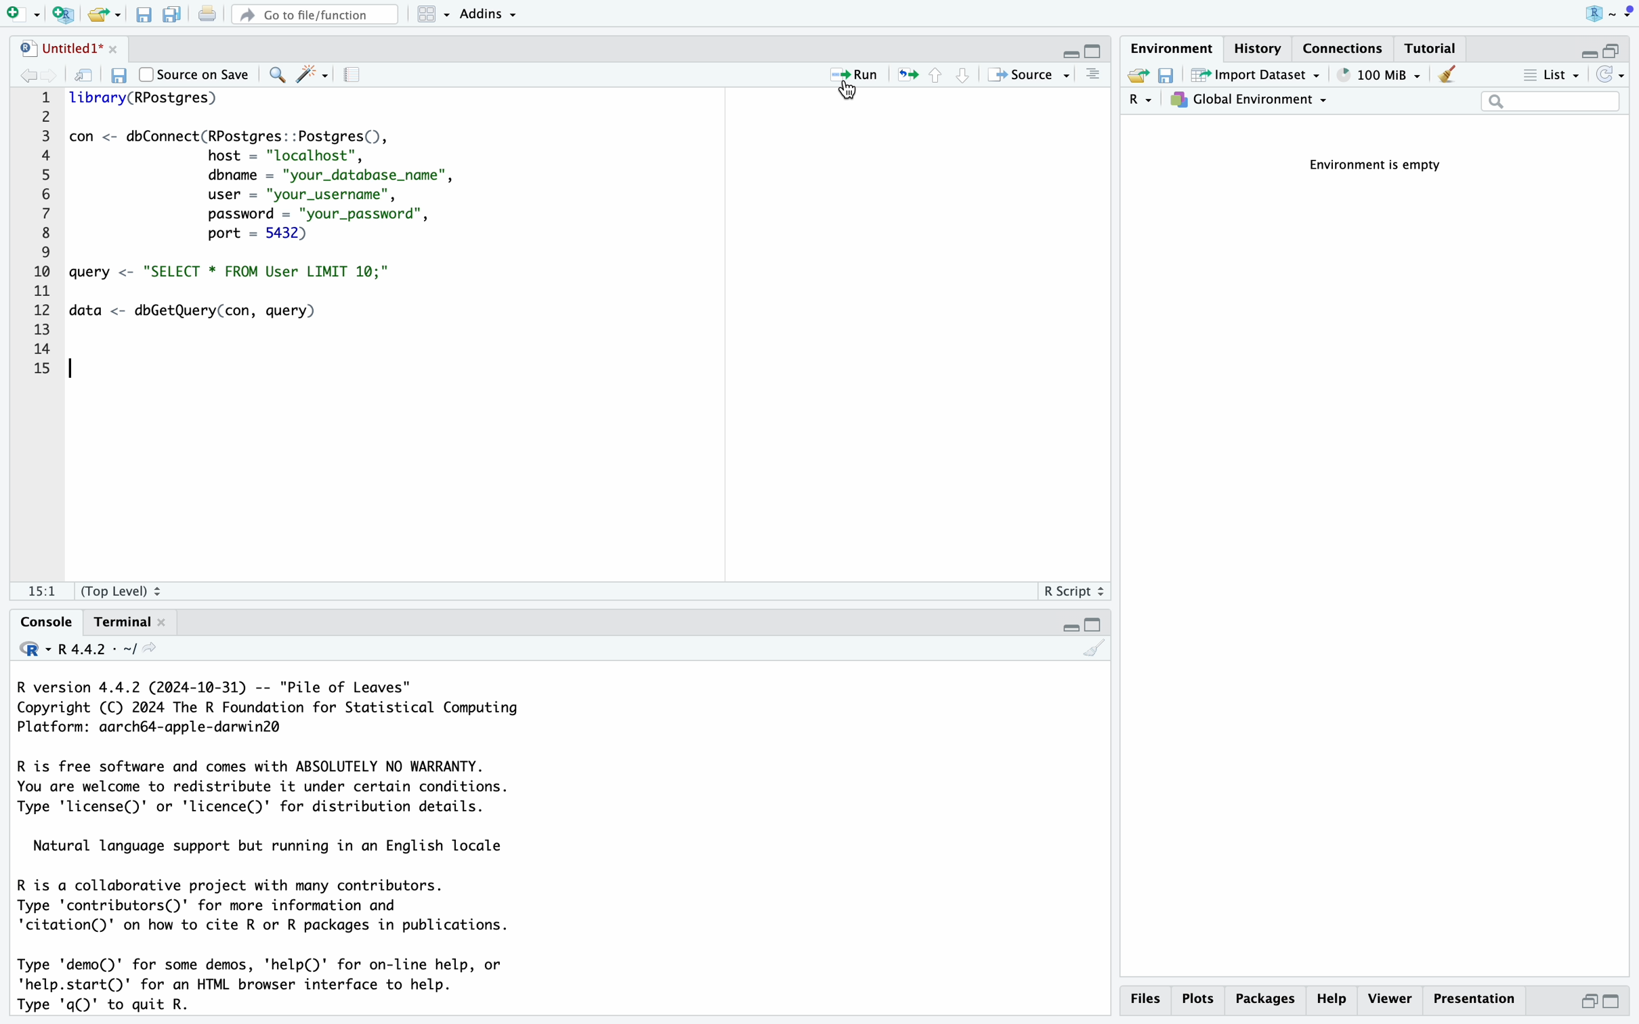  Describe the element at coordinates (1256, 76) in the screenshot. I see `import dataset` at that location.